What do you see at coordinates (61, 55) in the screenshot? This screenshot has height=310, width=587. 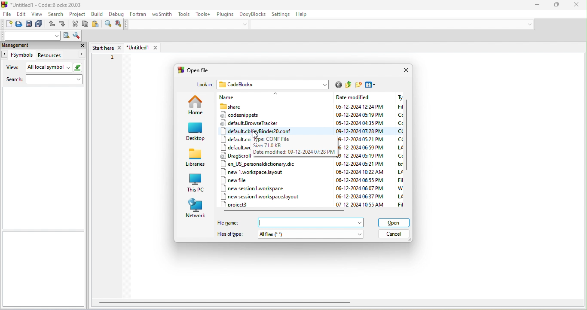 I see `resources` at bounding box center [61, 55].